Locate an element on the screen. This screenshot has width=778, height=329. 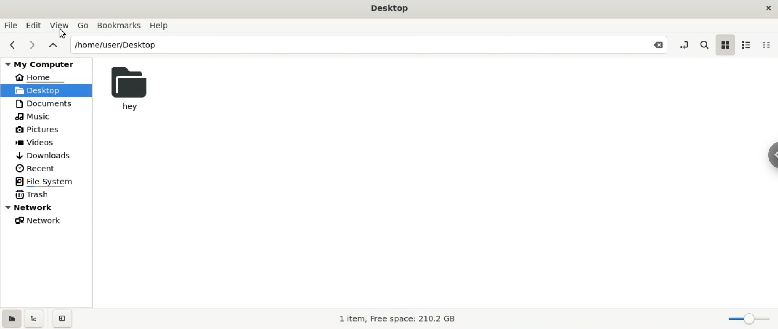
zoom slider is located at coordinates (744, 316).